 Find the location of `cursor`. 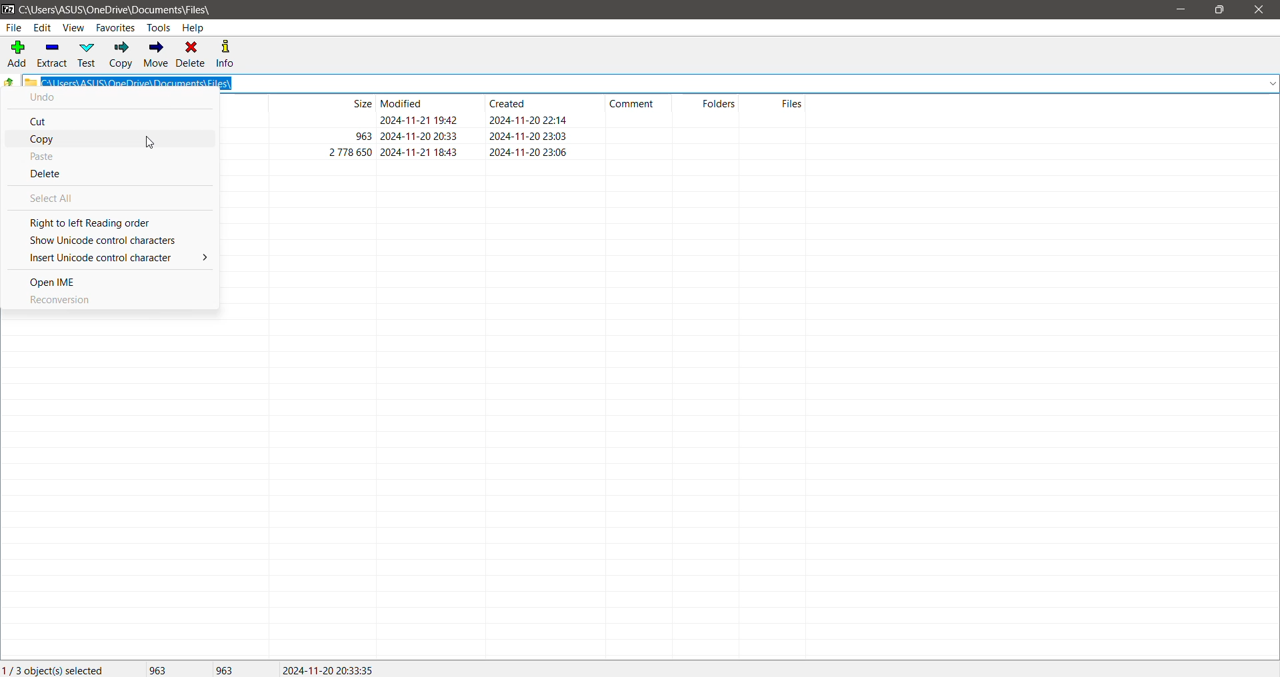

cursor is located at coordinates (151, 142).